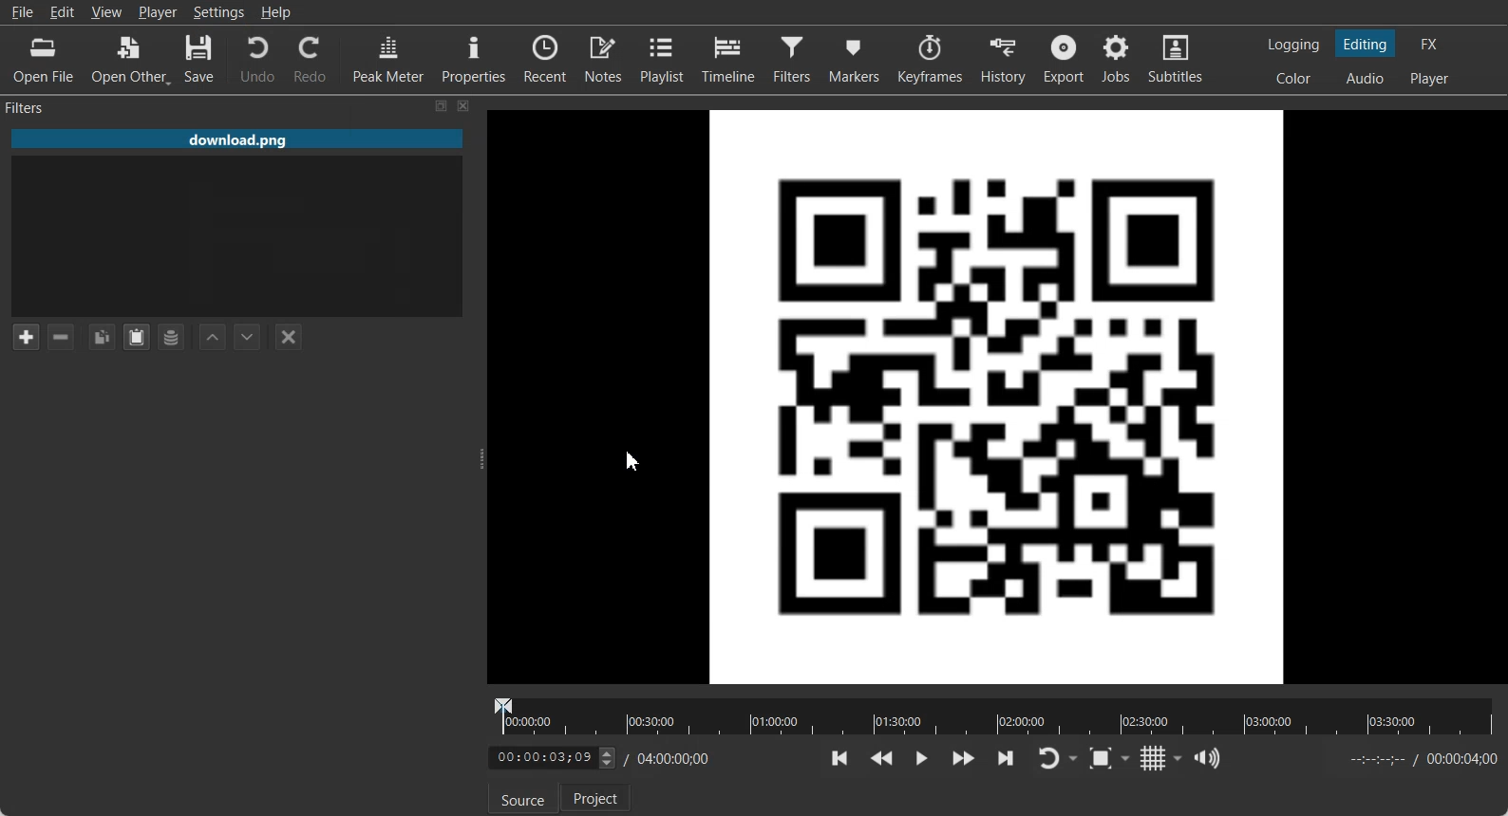 The image size is (1508, 816). I want to click on Play quickly backward, so click(881, 759).